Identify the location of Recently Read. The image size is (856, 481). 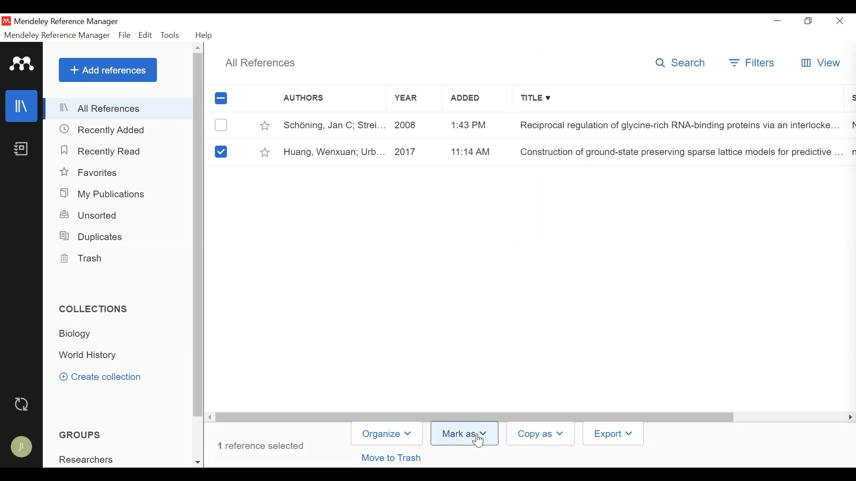
(102, 150).